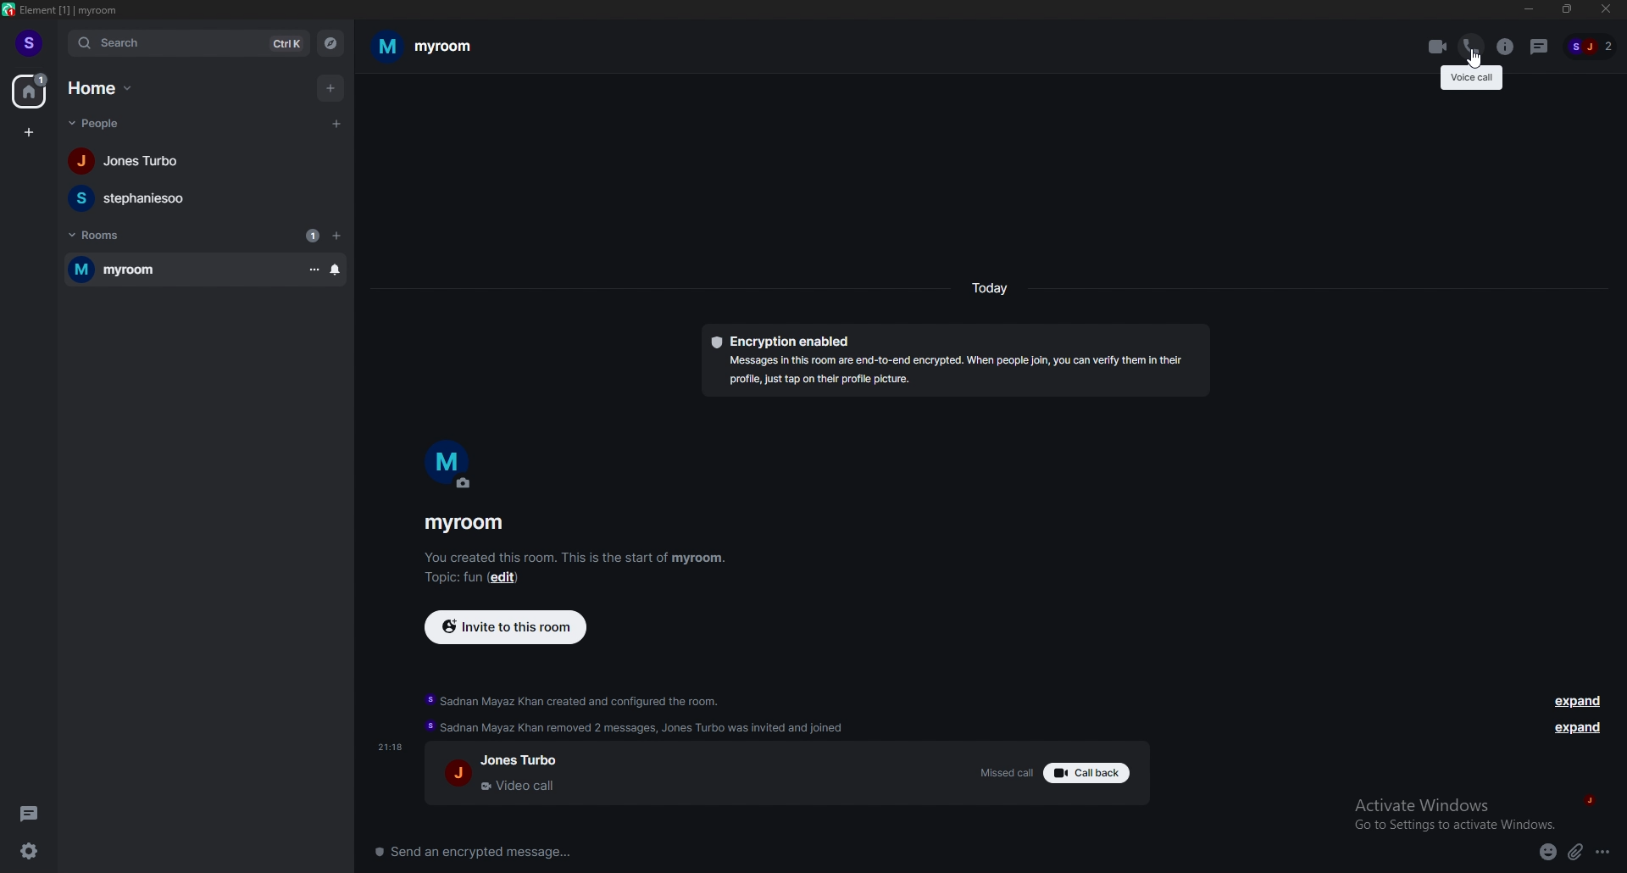 This screenshot has height=873, width=1627. Describe the element at coordinates (1575, 854) in the screenshot. I see `attach` at that location.